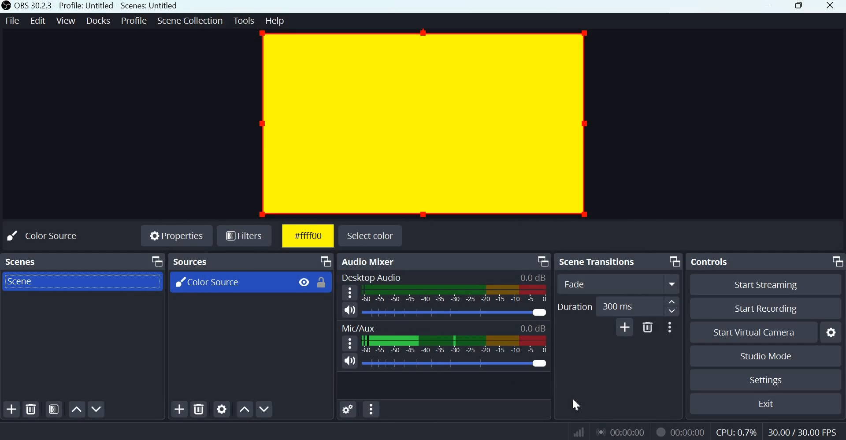 The width and height of the screenshot is (846, 440). Describe the element at coordinates (321, 283) in the screenshot. I see `lock` at that location.